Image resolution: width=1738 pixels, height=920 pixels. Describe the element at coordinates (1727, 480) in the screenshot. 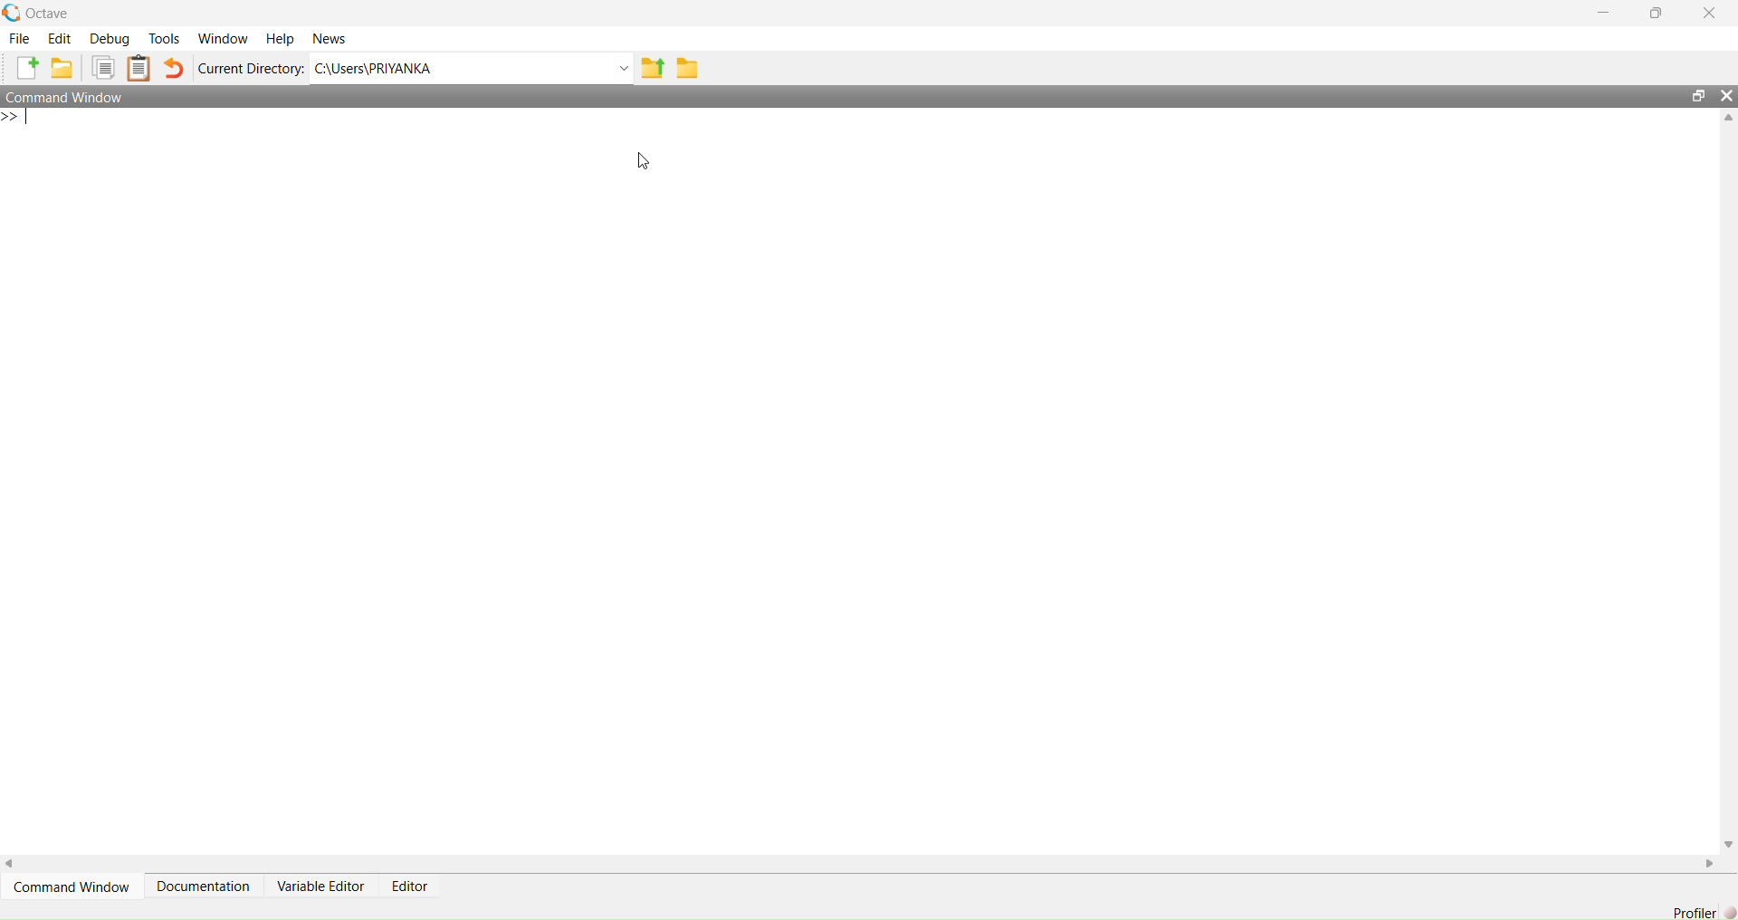

I see `vertical scroll bar` at that location.